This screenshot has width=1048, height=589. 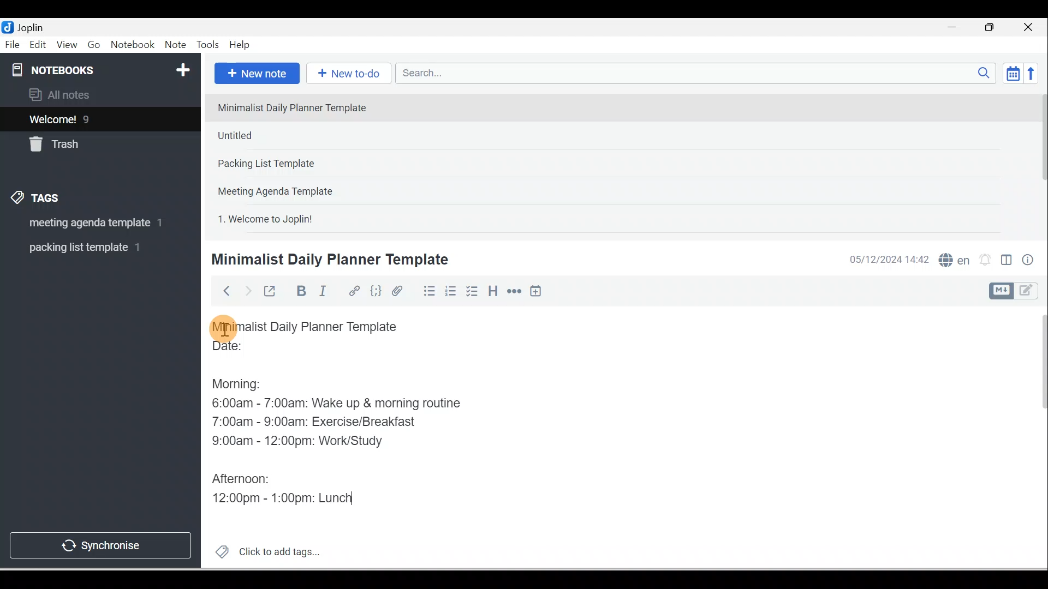 What do you see at coordinates (1029, 261) in the screenshot?
I see `Note properties` at bounding box center [1029, 261].